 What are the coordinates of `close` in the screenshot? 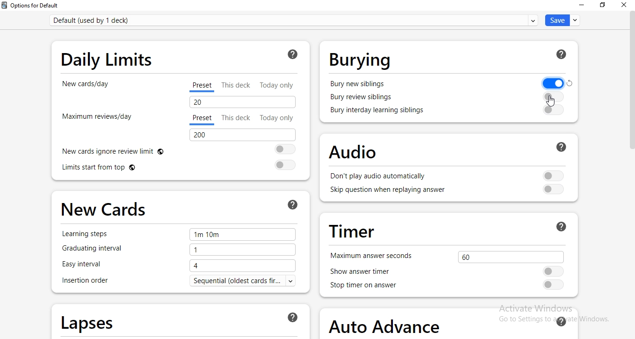 It's located at (626, 7).